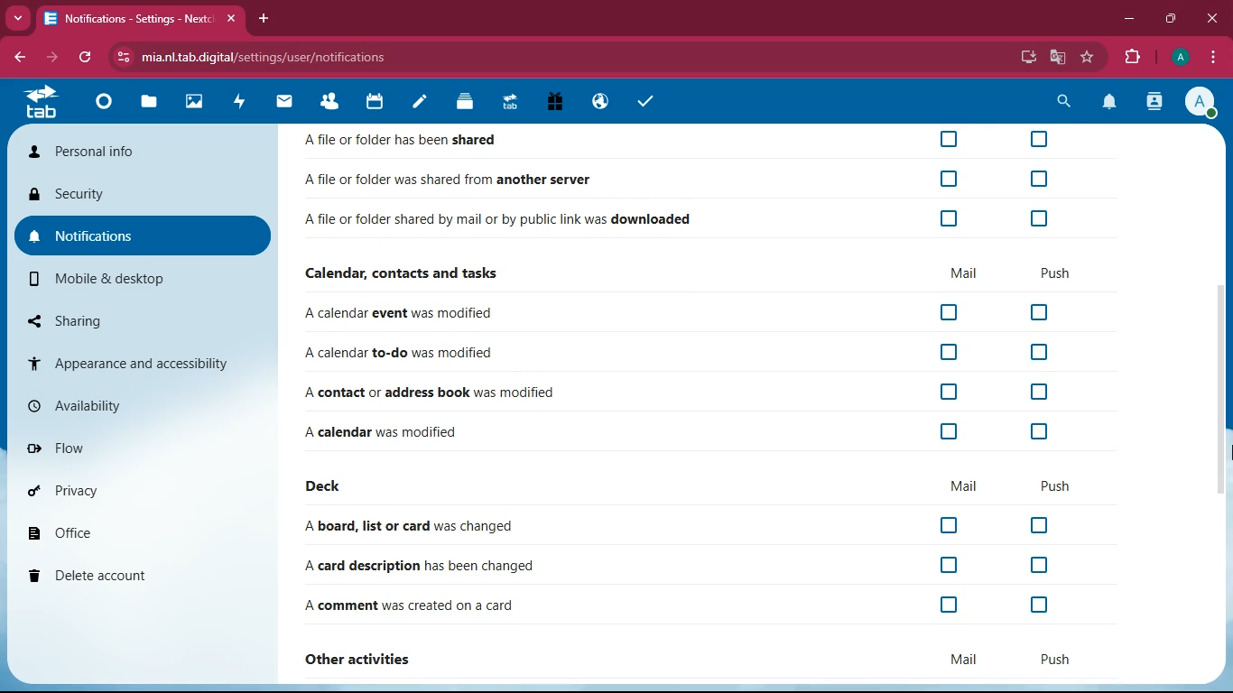 Image resolution: width=1233 pixels, height=693 pixels. Describe the element at coordinates (330, 103) in the screenshot. I see `Contacts` at that location.